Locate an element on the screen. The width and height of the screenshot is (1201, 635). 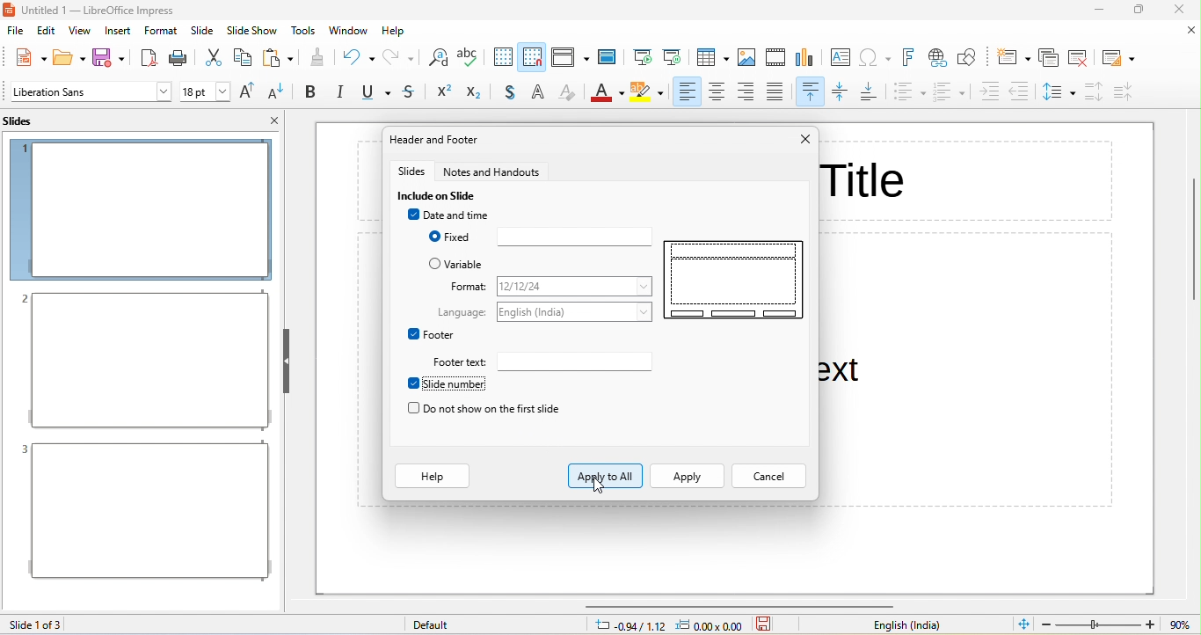
spelling is located at coordinates (469, 59).